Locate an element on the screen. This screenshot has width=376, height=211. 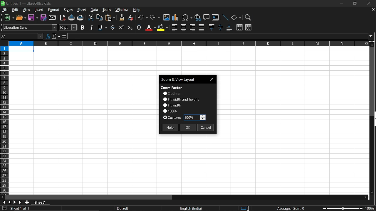
current formula is located at coordinates (291, 208).